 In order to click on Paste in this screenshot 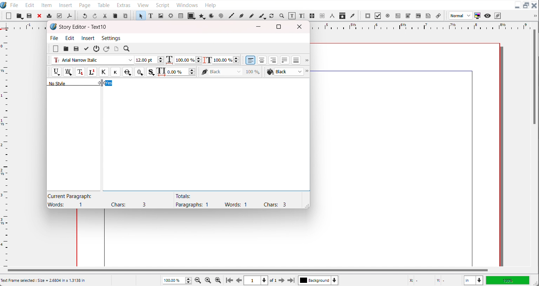, I will do `click(125, 15)`.